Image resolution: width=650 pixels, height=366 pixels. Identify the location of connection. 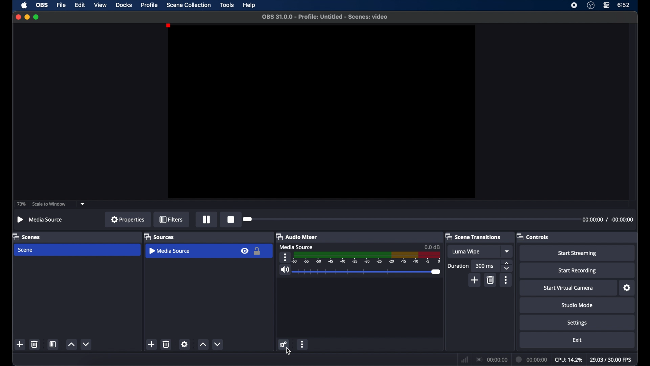
(492, 360).